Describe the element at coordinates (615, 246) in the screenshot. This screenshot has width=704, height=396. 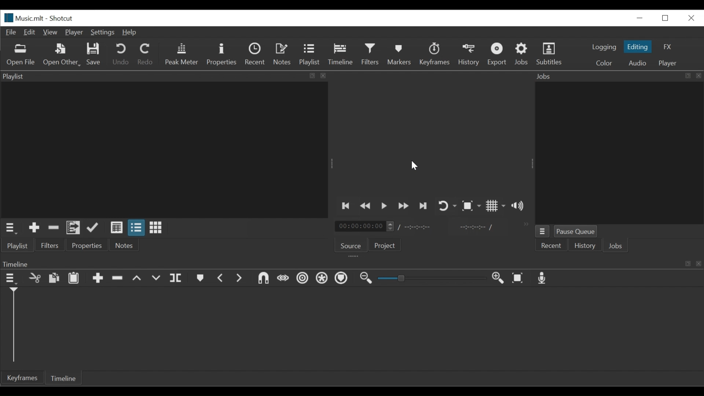
I see `Jobs` at that location.